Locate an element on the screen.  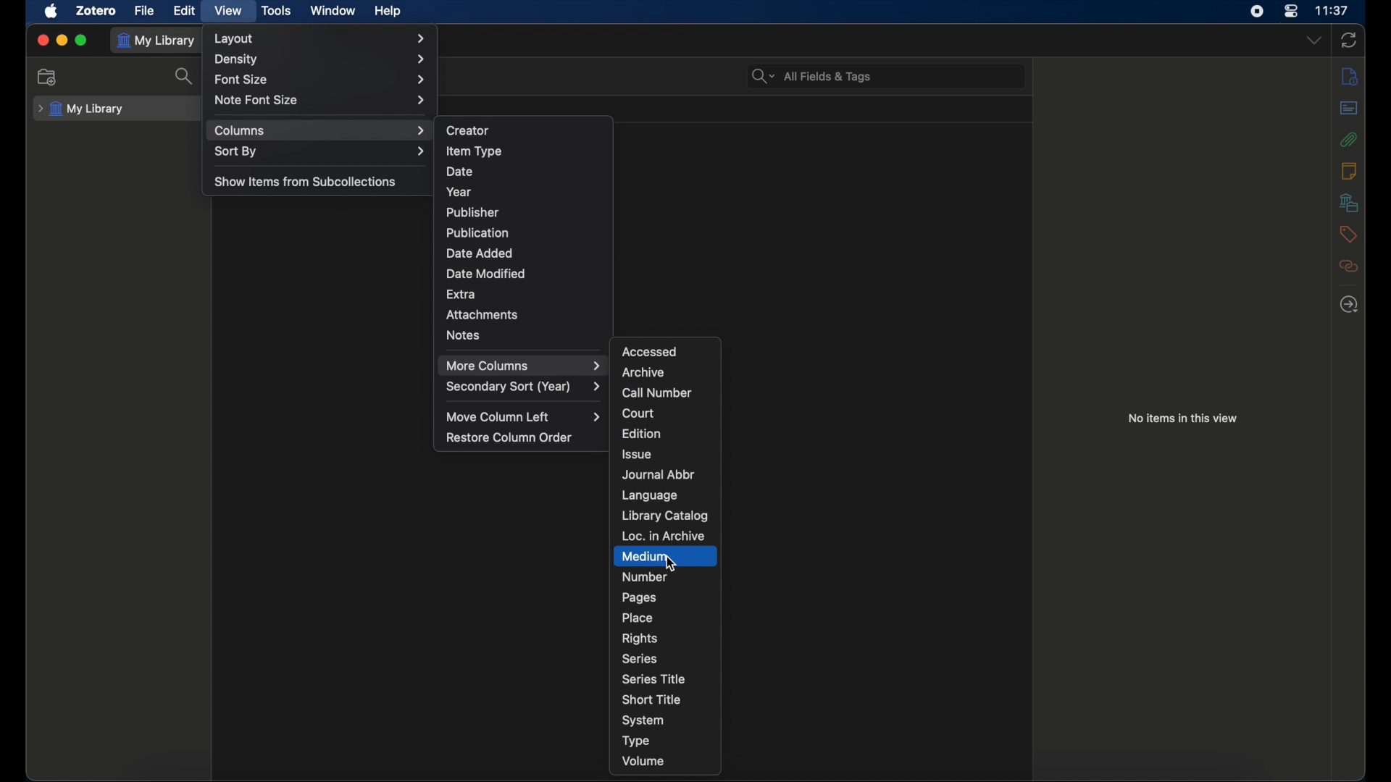
short title is located at coordinates (651, 698).